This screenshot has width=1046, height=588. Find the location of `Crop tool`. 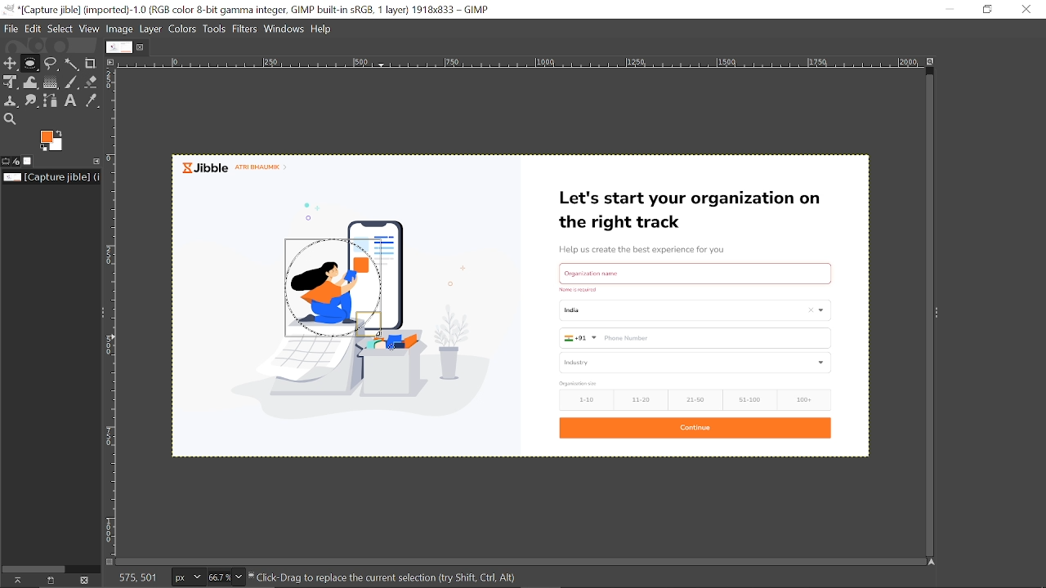

Crop tool is located at coordinates (92, 63).